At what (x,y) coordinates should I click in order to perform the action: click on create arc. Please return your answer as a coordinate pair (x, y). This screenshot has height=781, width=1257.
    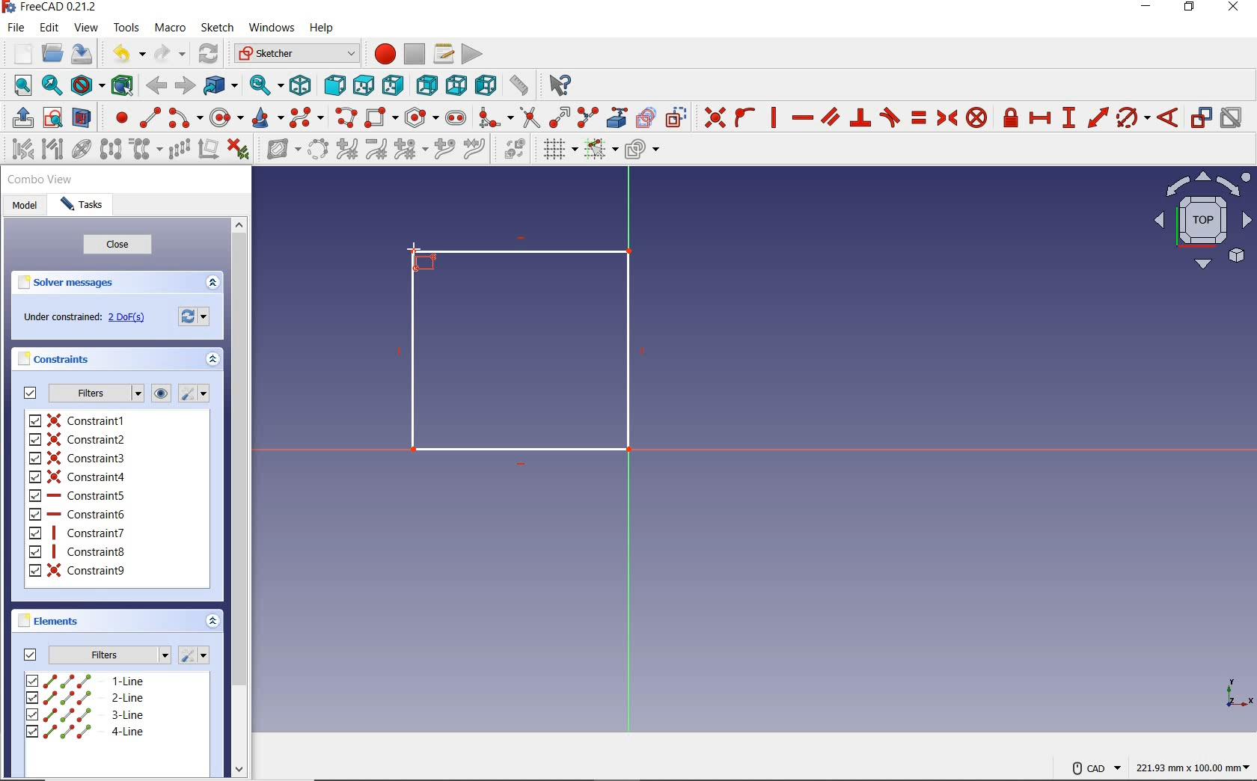
    Looking at the image, I should click on (184, 117).